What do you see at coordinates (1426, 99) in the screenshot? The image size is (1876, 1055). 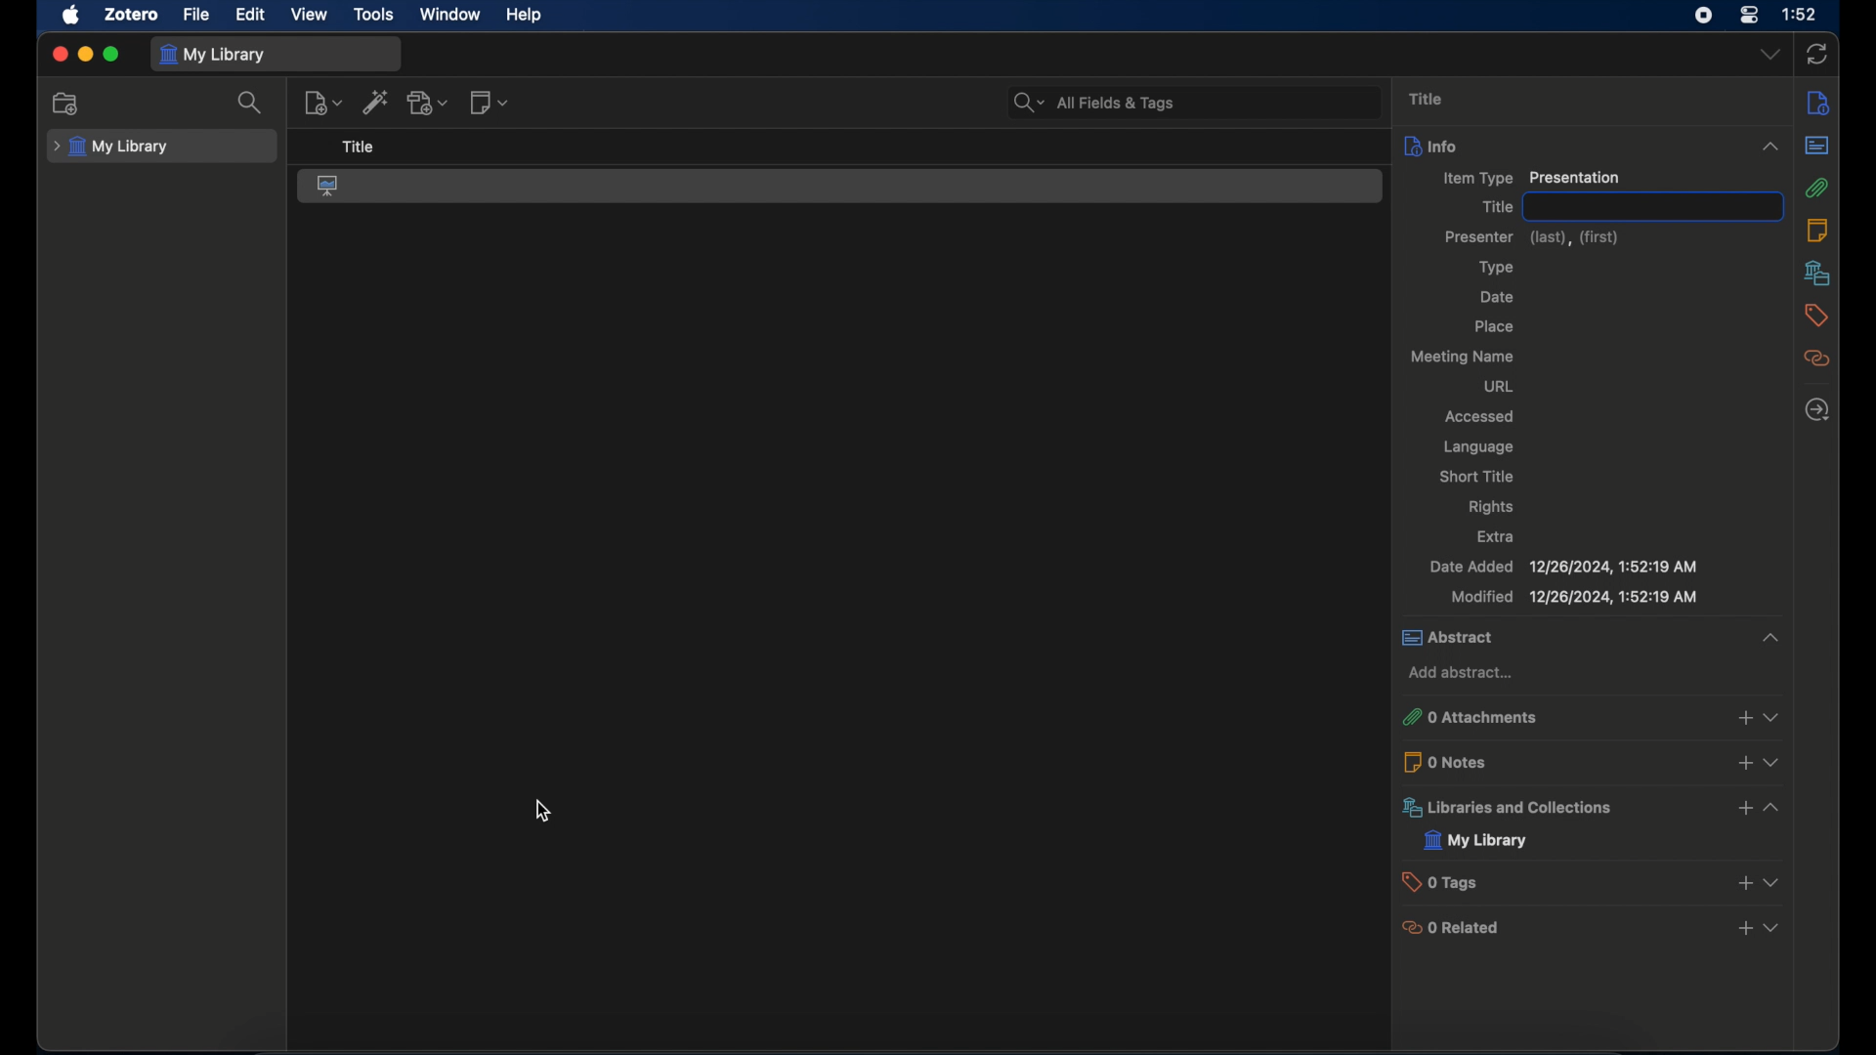 I see `title` at bounding box center [1426, 99].